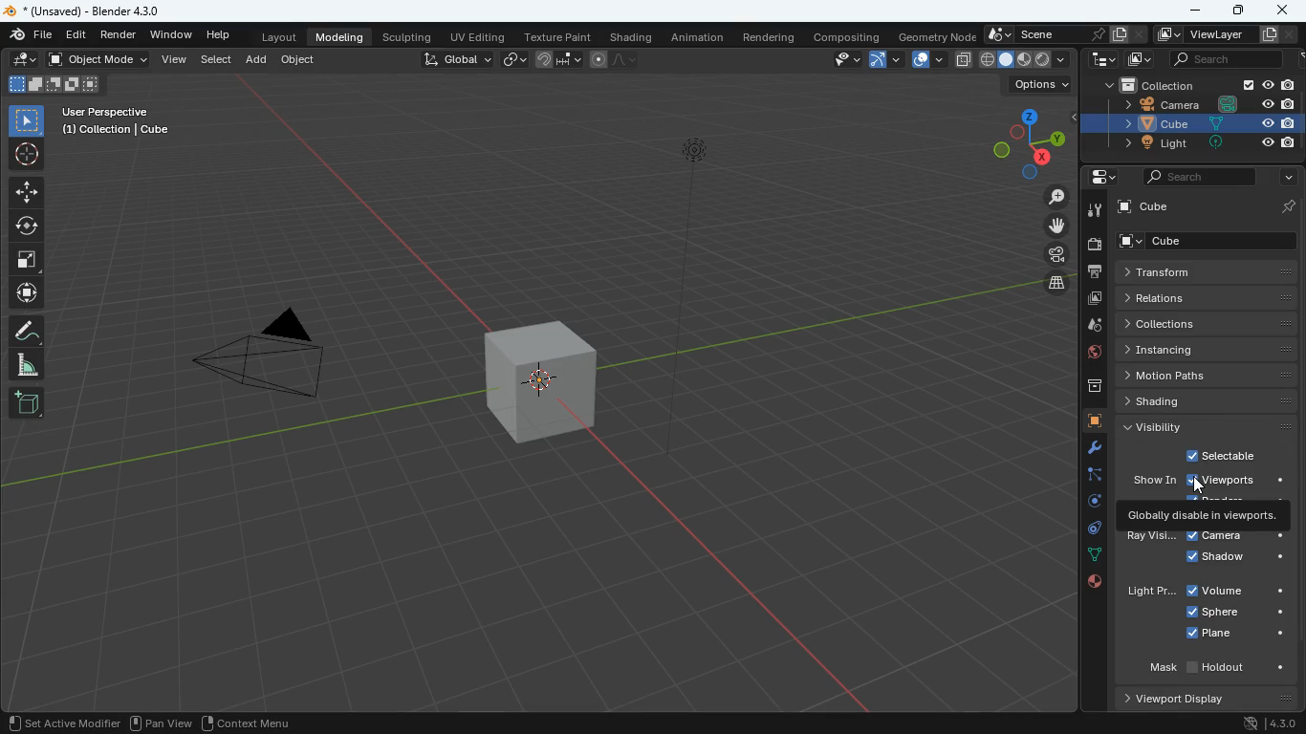  What do you see at coordinates (1143, 209) in the screenshot?
I see `cube` at bounding box center [1143, 209].